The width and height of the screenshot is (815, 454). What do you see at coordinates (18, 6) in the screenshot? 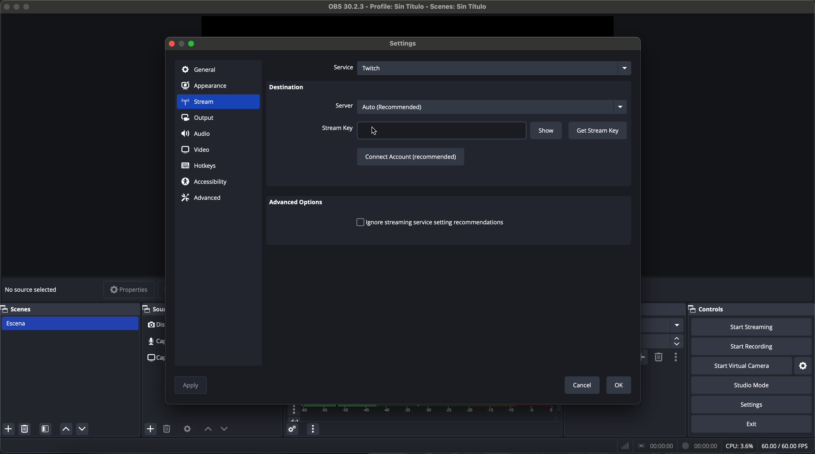
I see `minimize OBS Studio` at bounding box center [18, 6].